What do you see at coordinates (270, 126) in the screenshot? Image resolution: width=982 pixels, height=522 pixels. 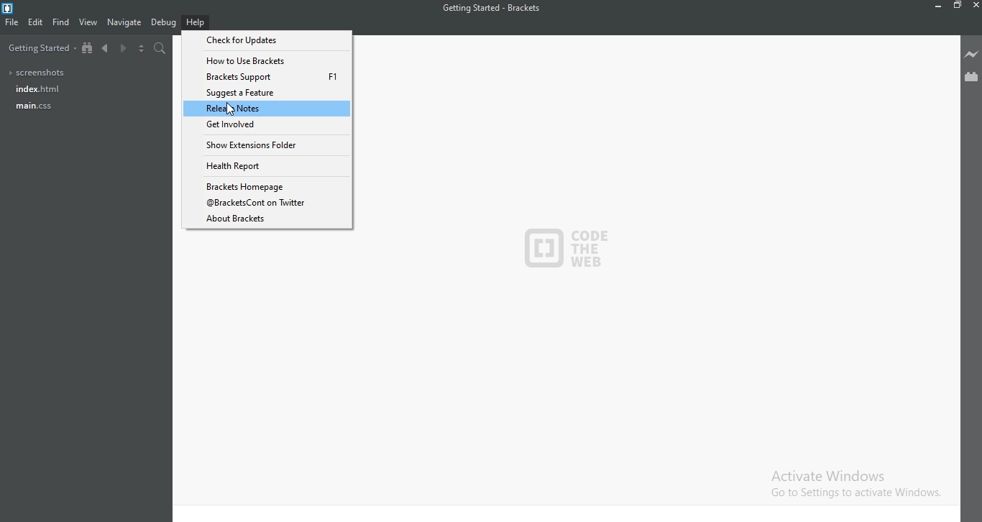 I see `Get Involved` at bounding box center [270, 126].